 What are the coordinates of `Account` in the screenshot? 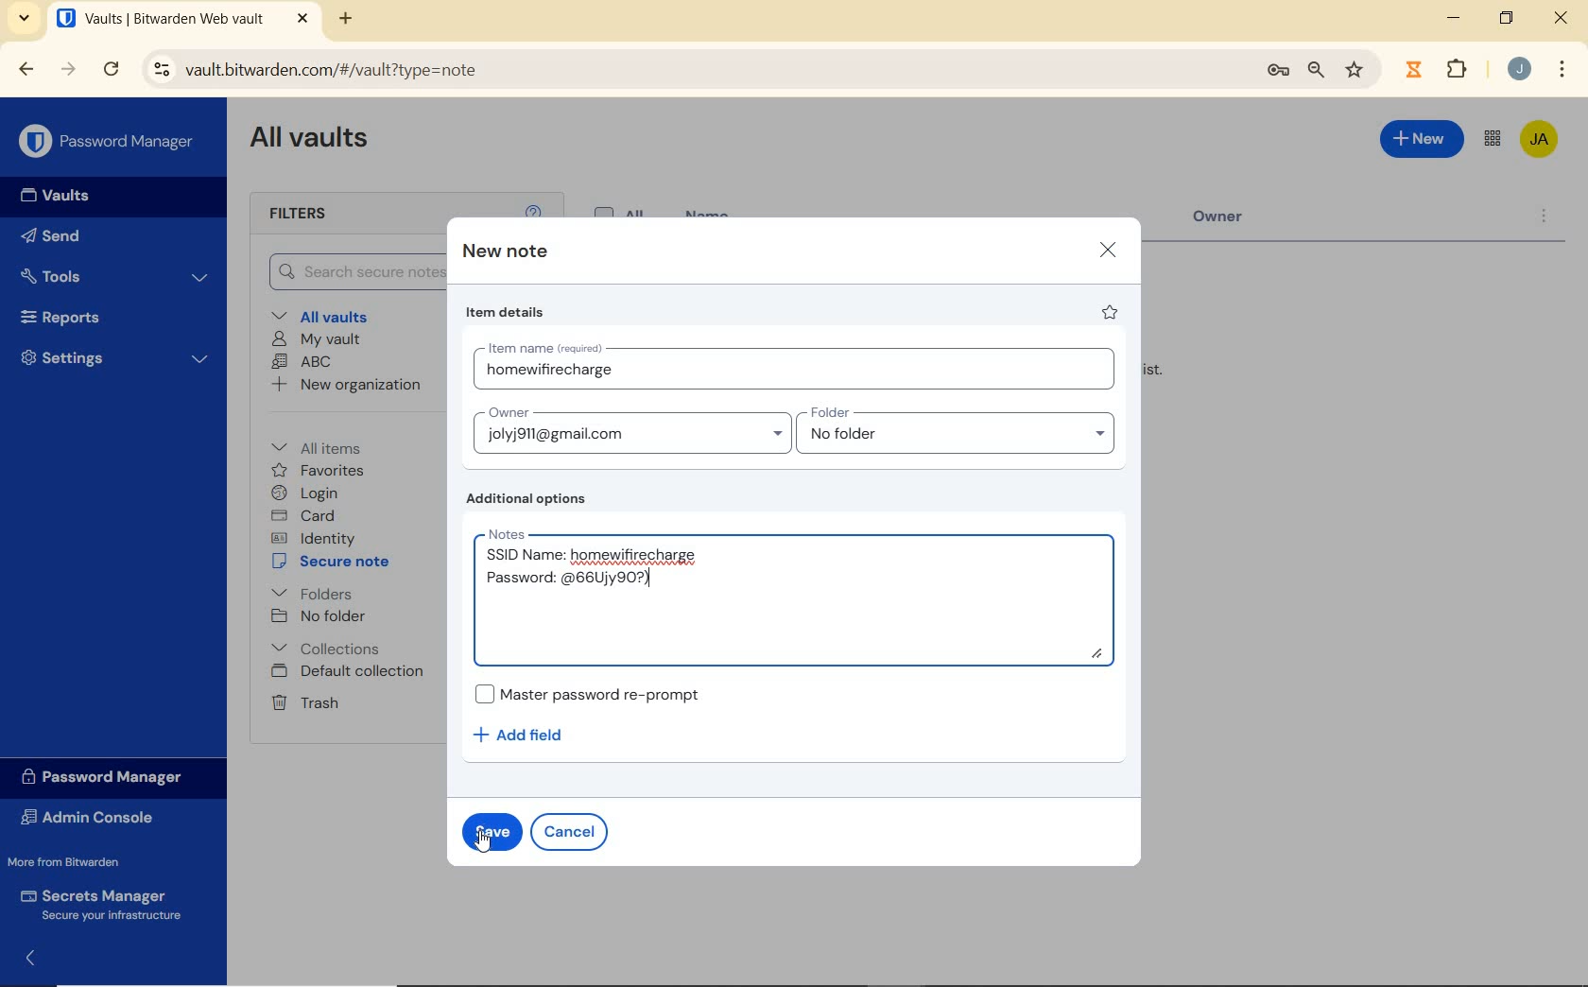 It's located at (1518, 68).